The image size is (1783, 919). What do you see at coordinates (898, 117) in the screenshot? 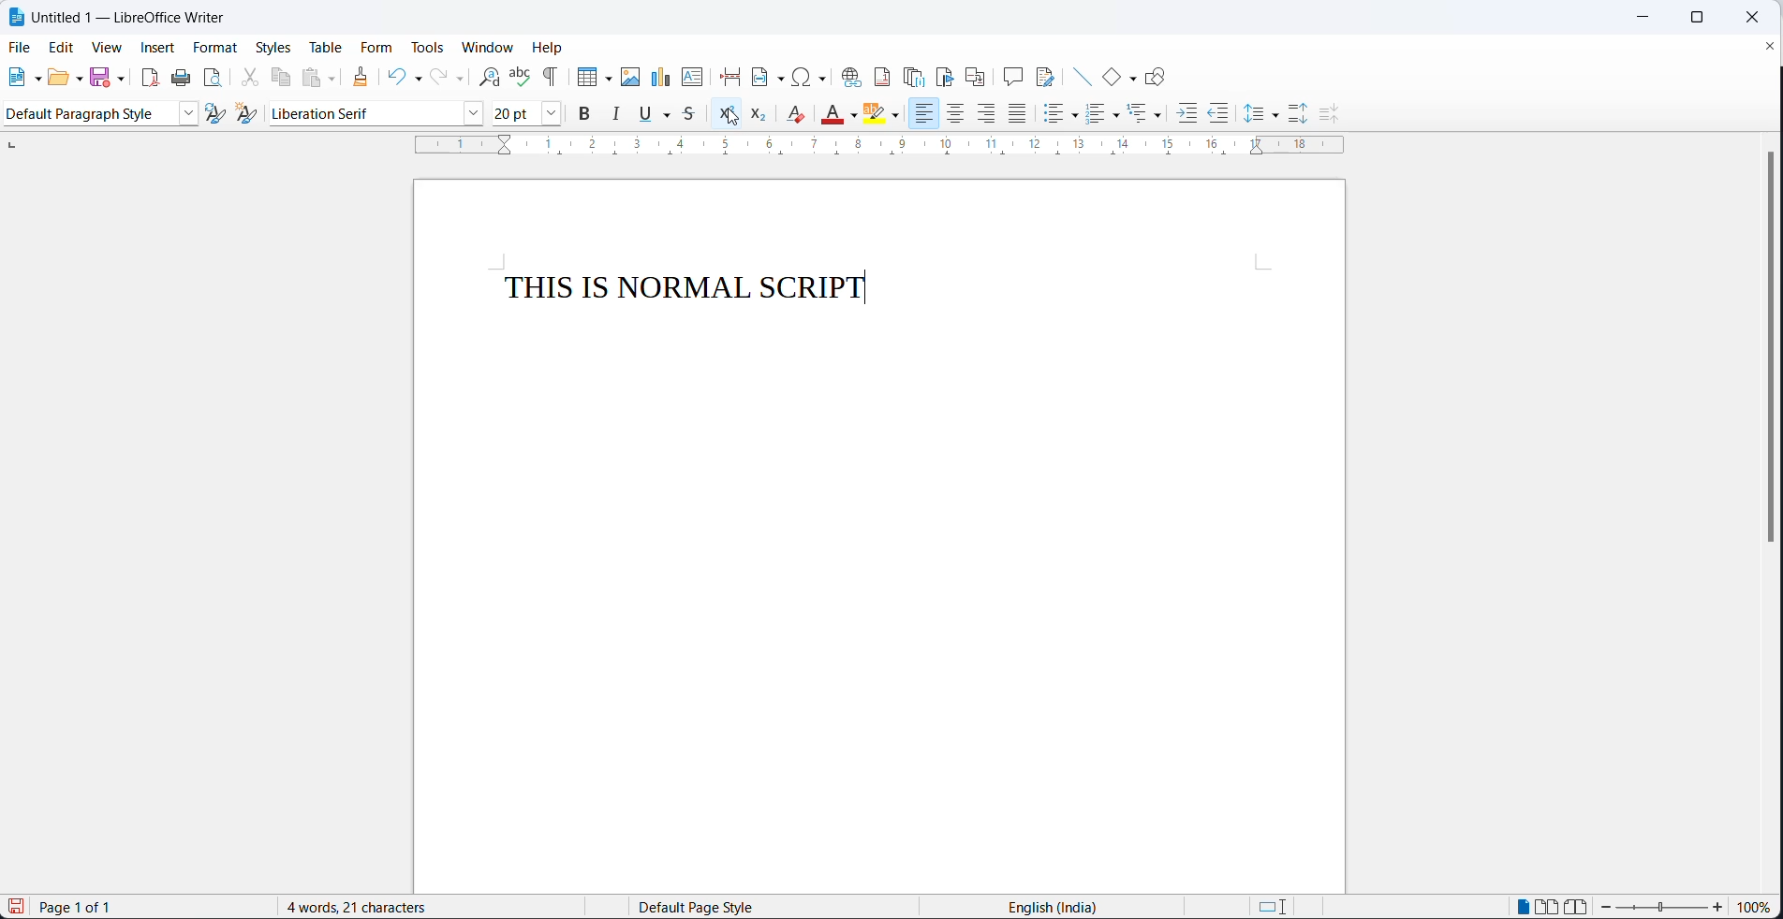
I see `character highlighting` at bounding box center [898, 117].